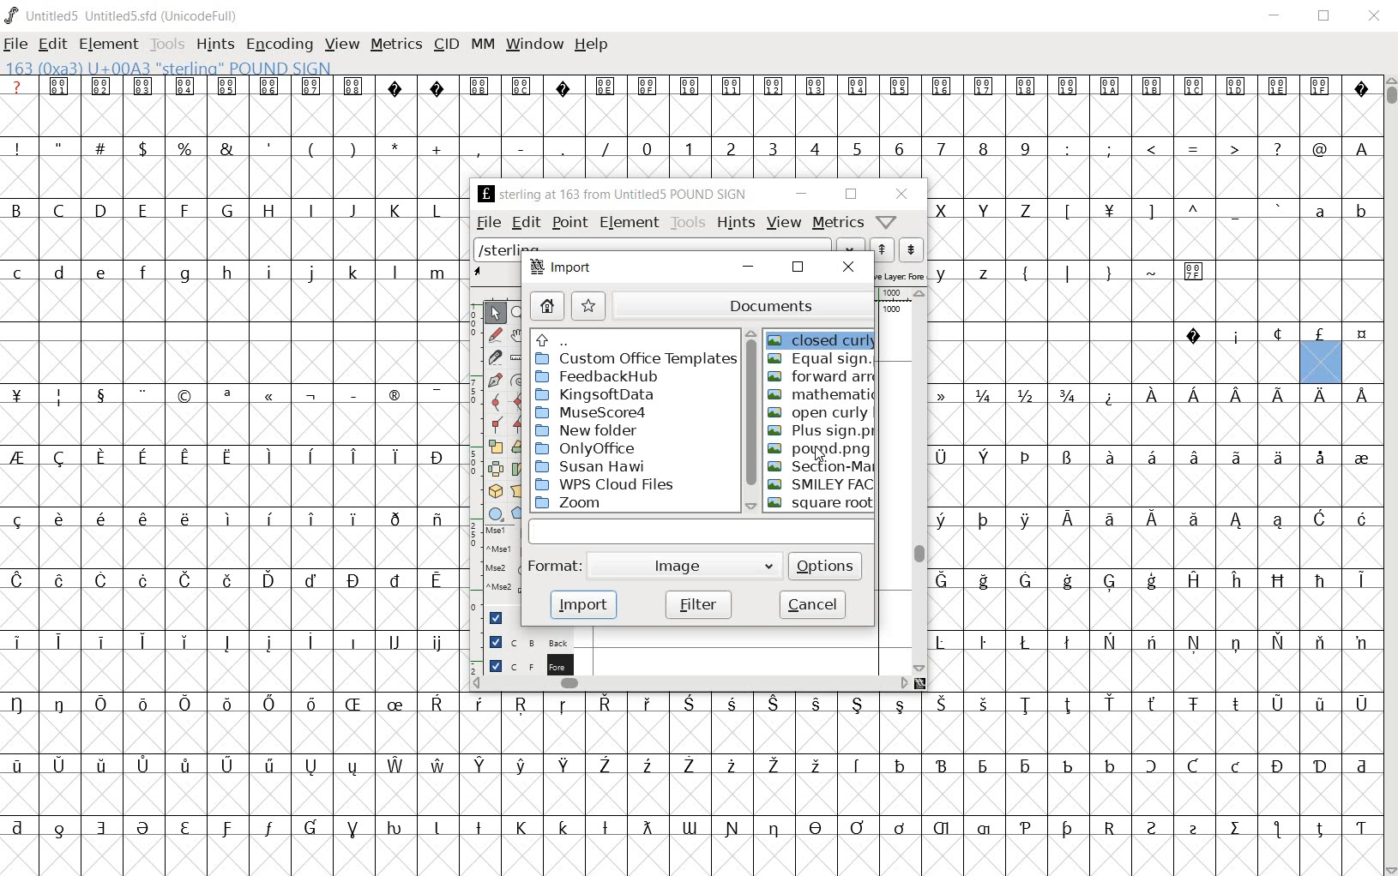 The height and width of the screenshot is (876, 1398). Describe the element at coordinates (982, 519) in the screenshot. I see `Symbol` at that location.